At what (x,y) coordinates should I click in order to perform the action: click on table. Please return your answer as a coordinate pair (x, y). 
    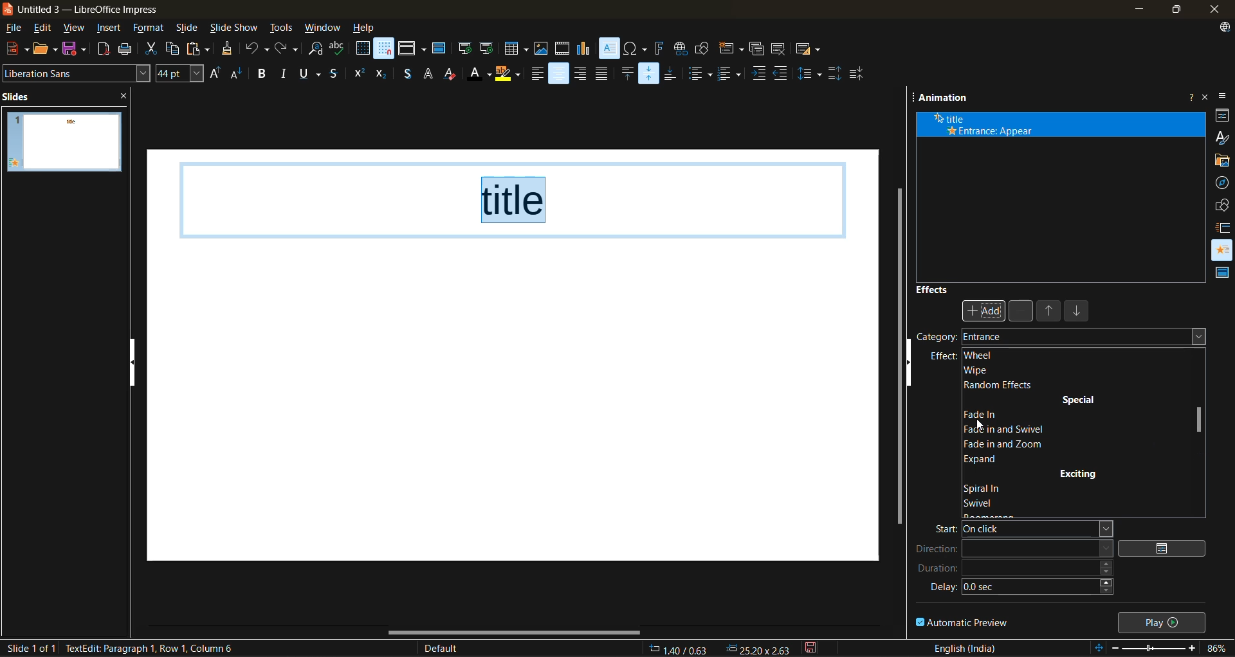
    Looking at the image, I should click on (517, 48).